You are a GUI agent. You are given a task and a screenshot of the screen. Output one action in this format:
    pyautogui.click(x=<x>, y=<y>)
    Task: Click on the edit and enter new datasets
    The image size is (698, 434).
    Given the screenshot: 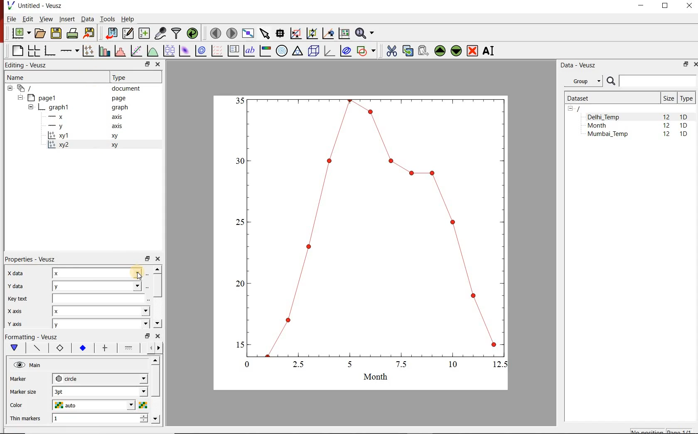 What is the action you would take?
    pyautogui.click(x=128, y=33)
    